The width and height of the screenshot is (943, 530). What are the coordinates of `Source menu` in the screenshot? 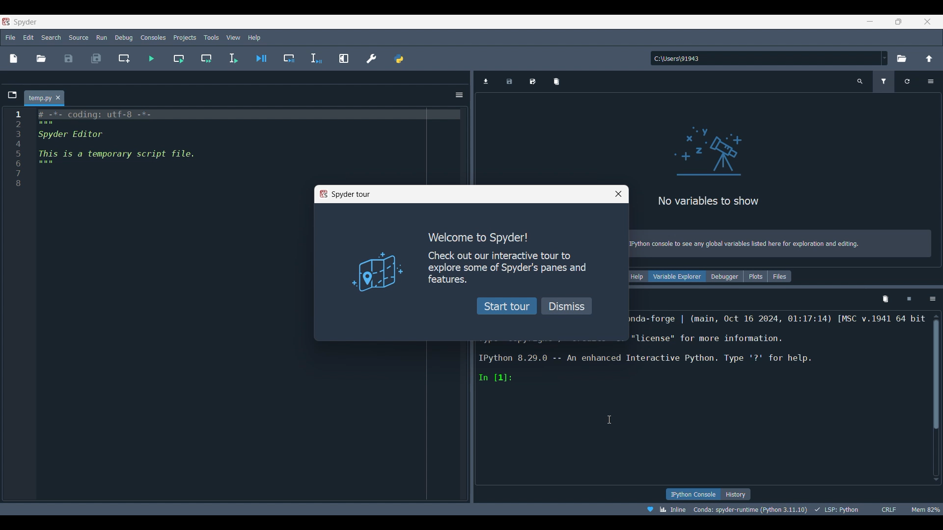 It's located at (79, 38).